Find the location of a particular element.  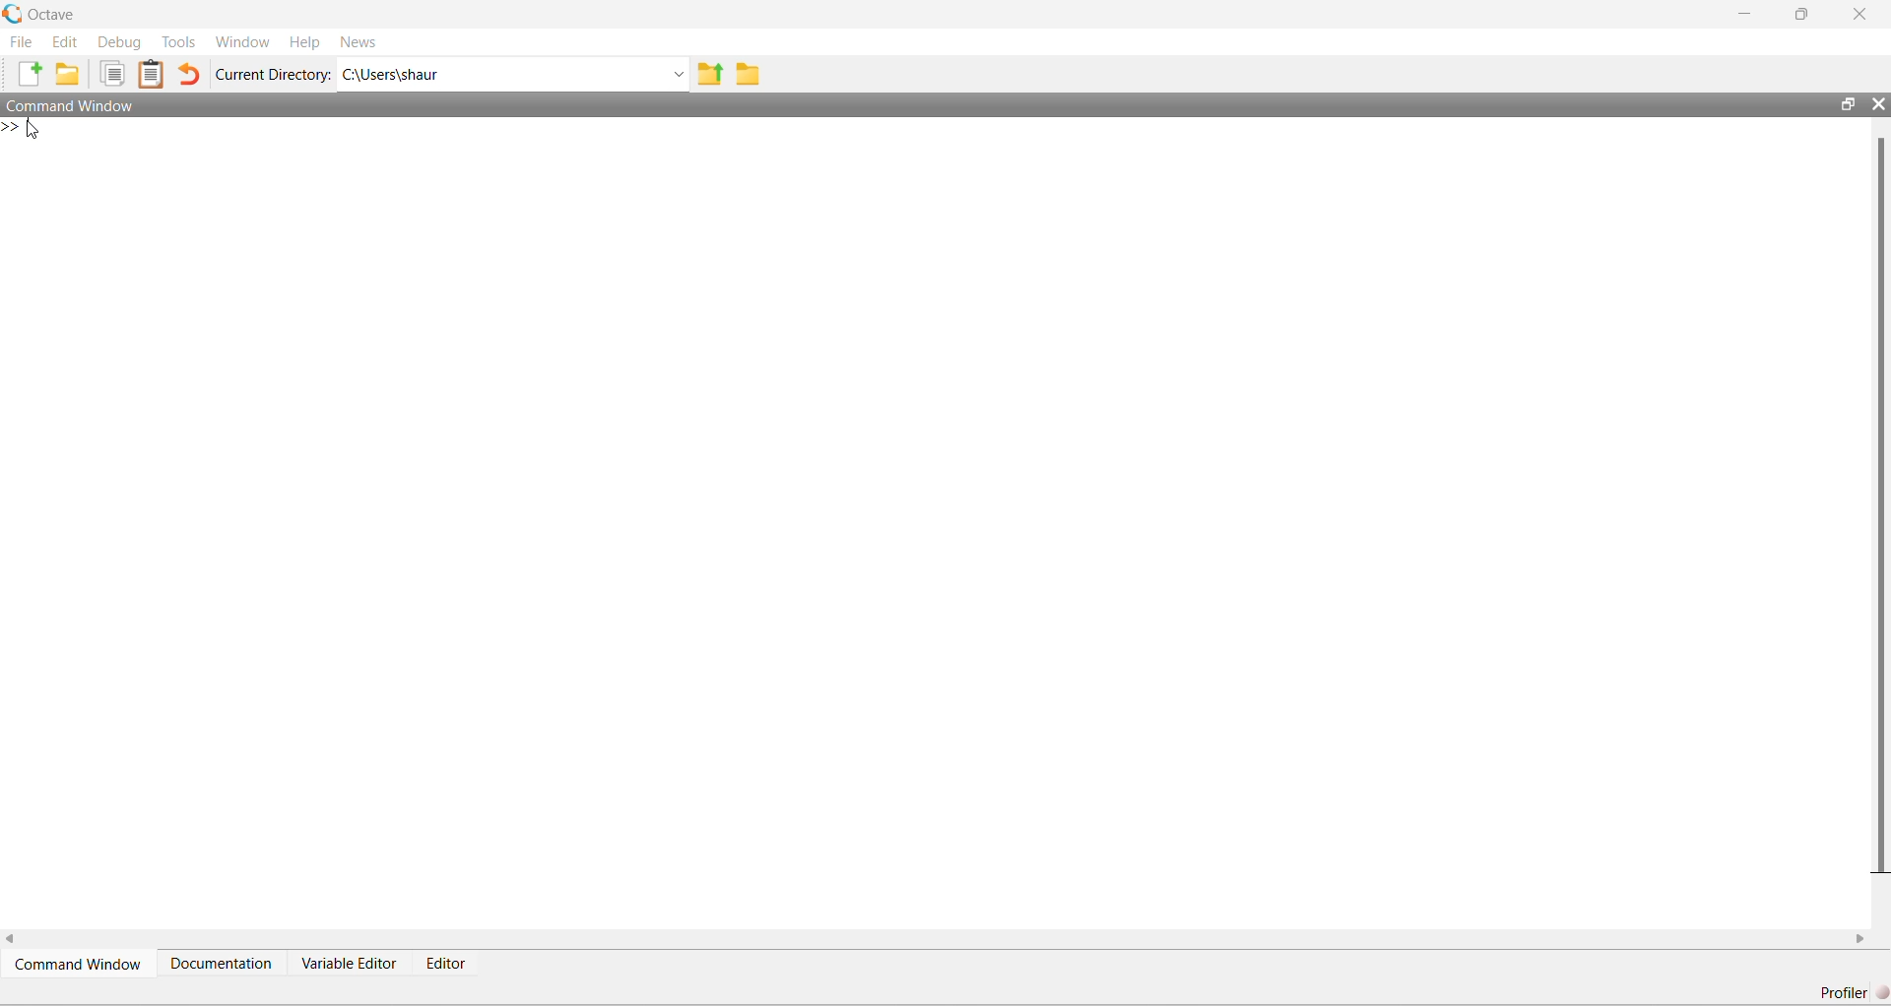

Close is located at coordinates (1860, 15).